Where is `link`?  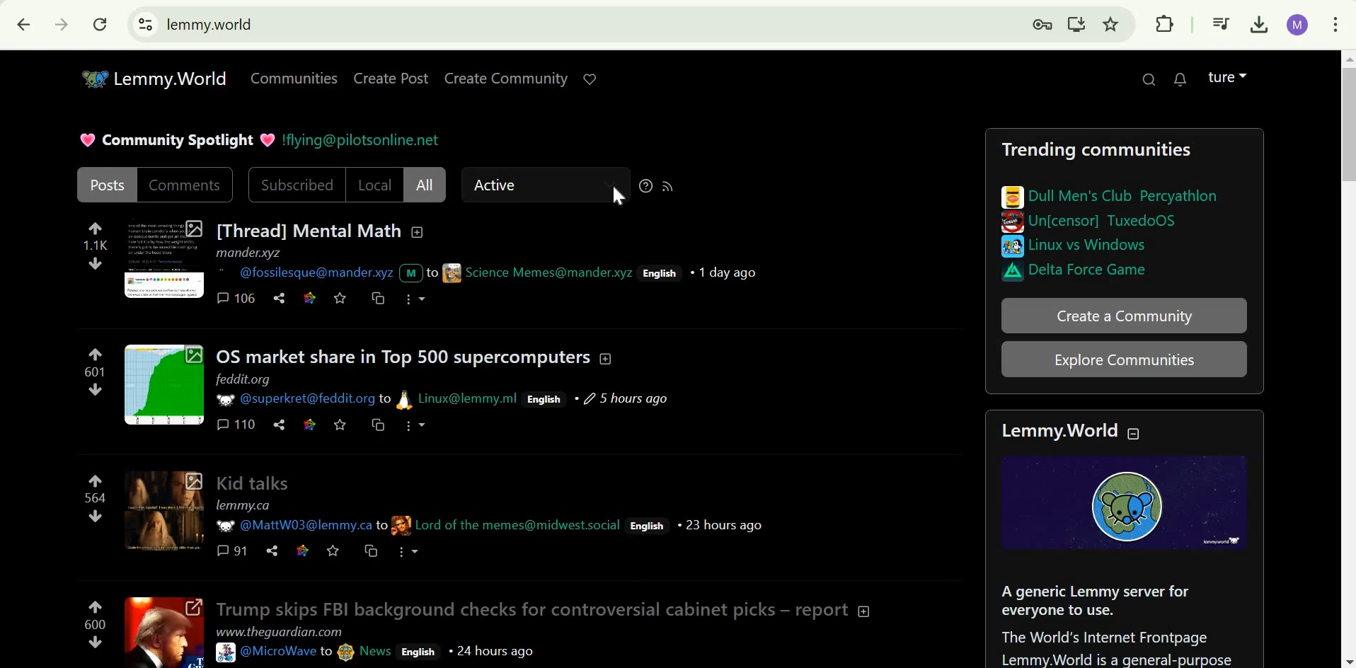 link is located at coordinates (308, 424).